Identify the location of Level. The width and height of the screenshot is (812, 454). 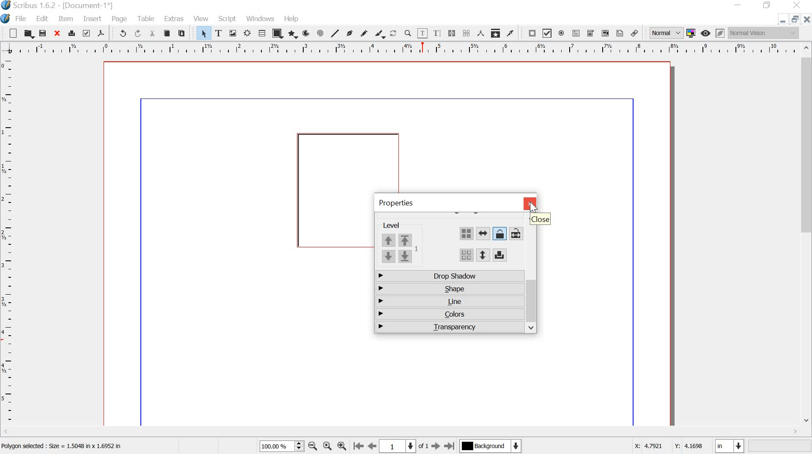
(398, 225).